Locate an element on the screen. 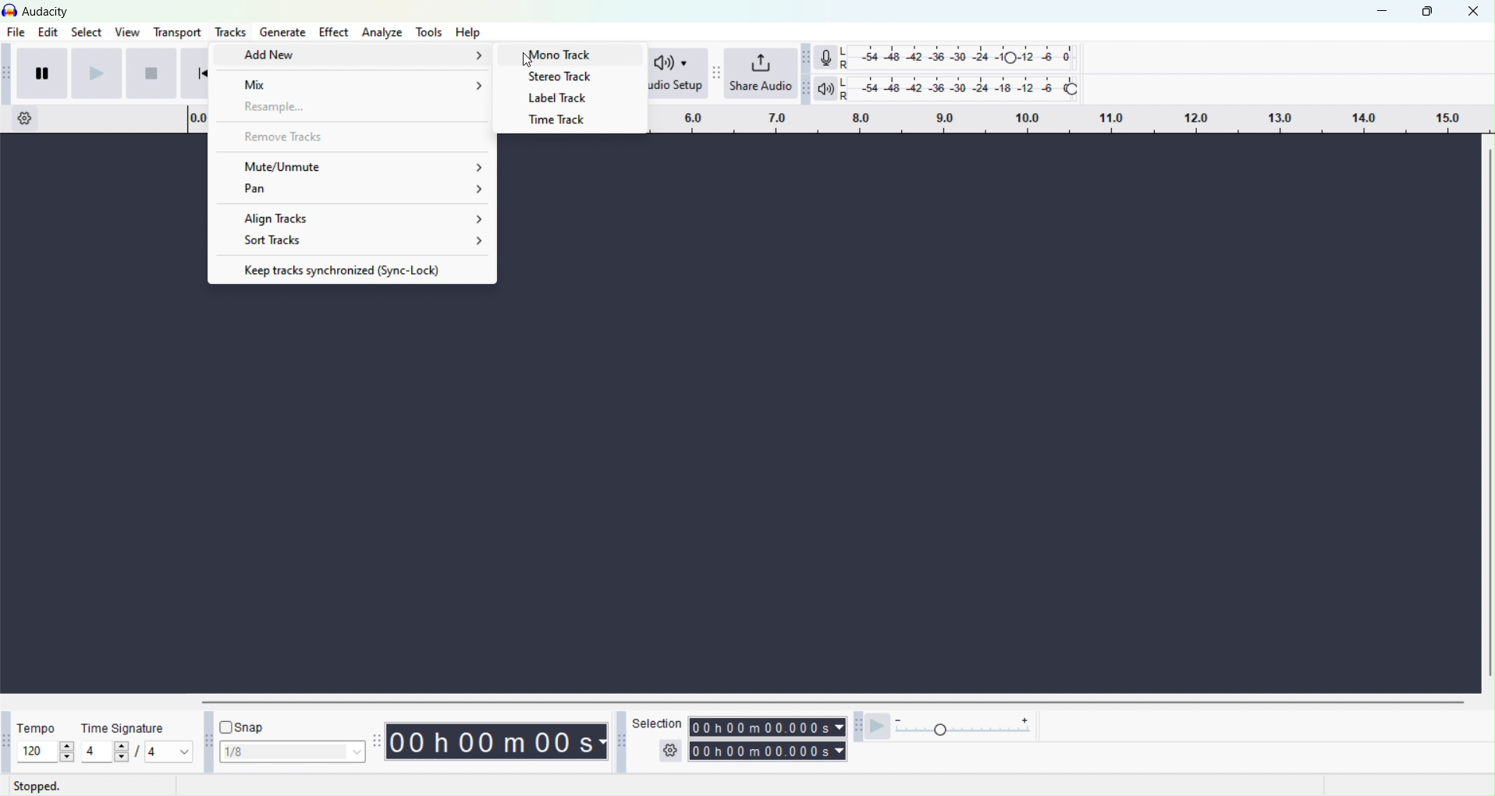 Image resolution: width=1495 pixels, height=796 pixels. notes per beat is located at coordinates (169, 751).